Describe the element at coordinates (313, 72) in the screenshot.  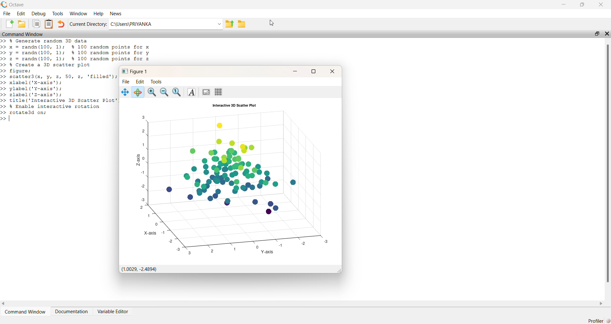
I see `resize` at that location.